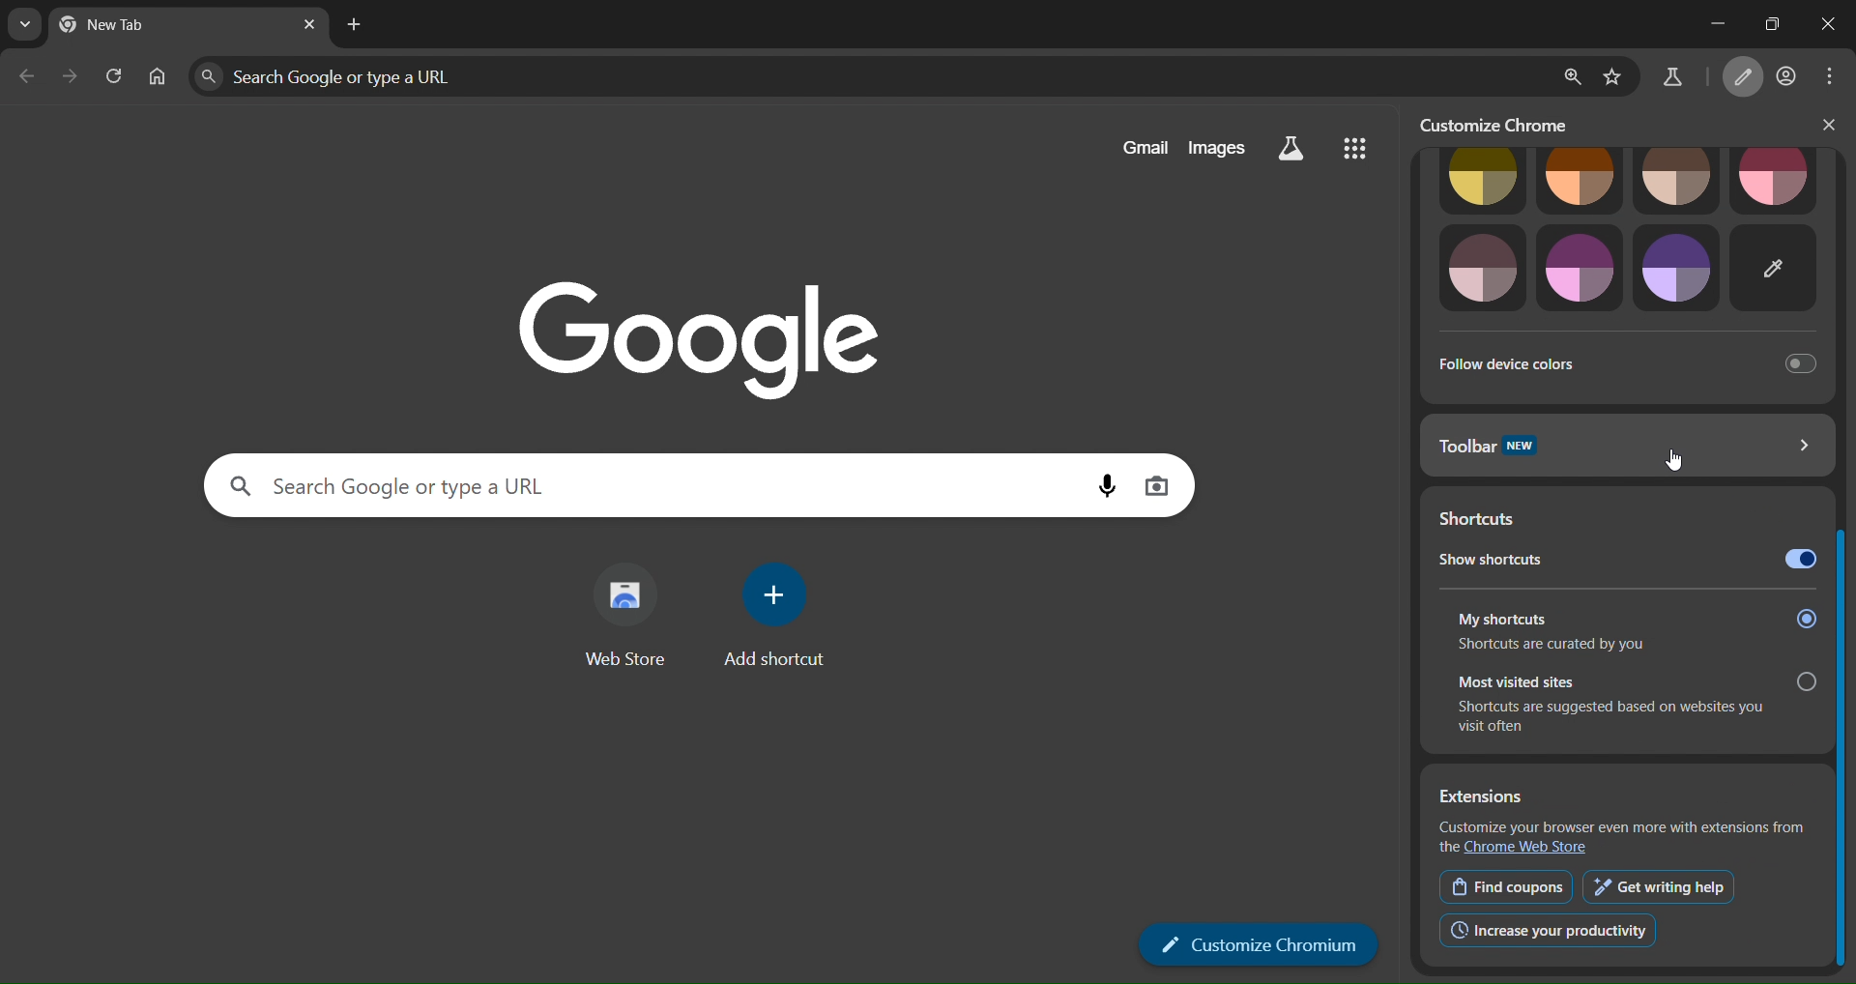 The image size is (1856, 984). What do you see at coordinates (1623, 827) in the screenshot?
I see `Customize your browser even more with extensions from` at bounding box center [1623, 827].